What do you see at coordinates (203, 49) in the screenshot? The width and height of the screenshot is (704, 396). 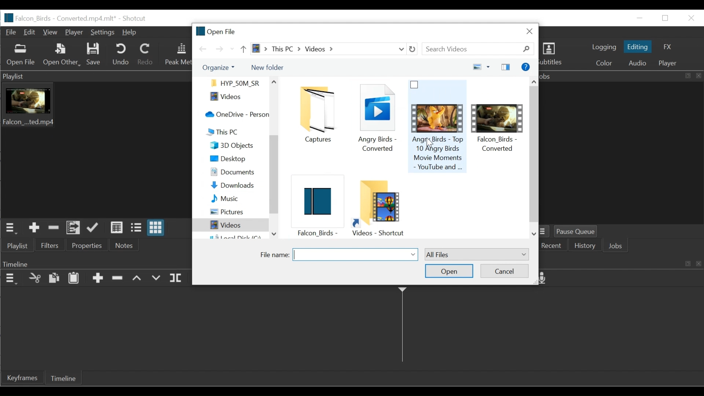 I see `Go back` at bounding box center [203, 49].